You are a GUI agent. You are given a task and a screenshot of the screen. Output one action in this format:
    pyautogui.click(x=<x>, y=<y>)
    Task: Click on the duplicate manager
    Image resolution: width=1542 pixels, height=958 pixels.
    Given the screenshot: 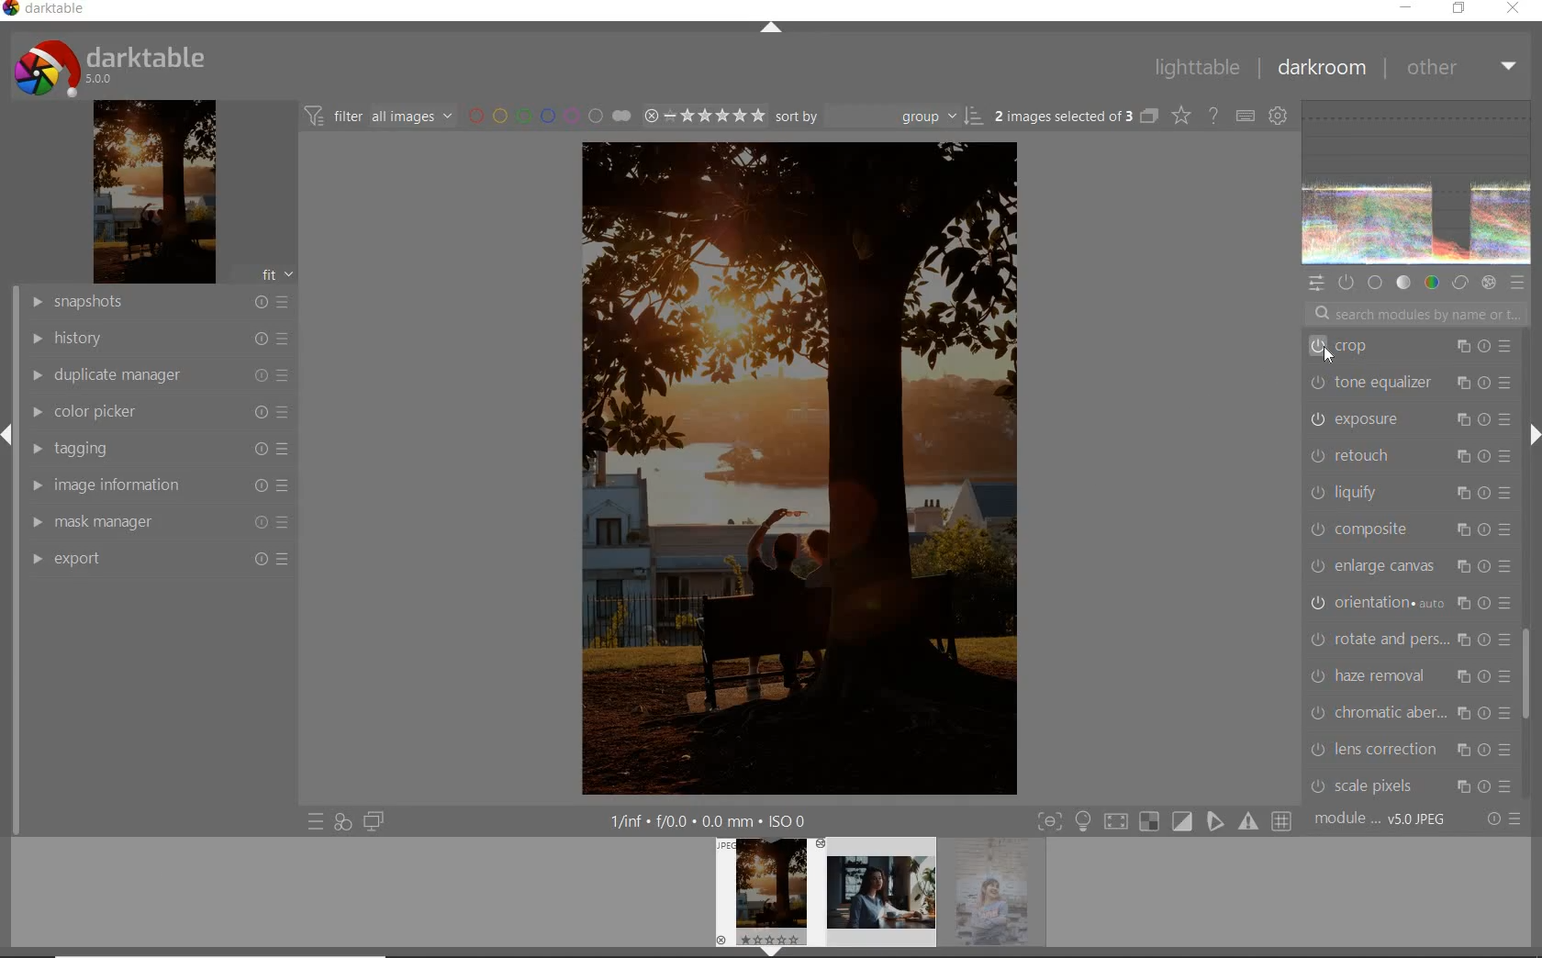 What is the action you would take?
    pyautogui.click(x=159, y=374)
    